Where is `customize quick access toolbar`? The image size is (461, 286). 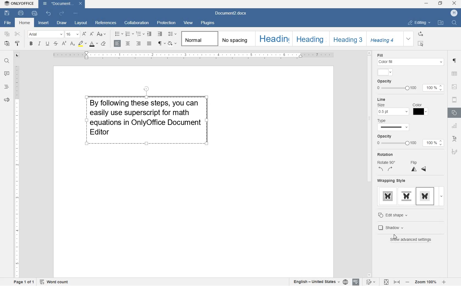
customize quick access toolbar is located at coordinates (76, 13).